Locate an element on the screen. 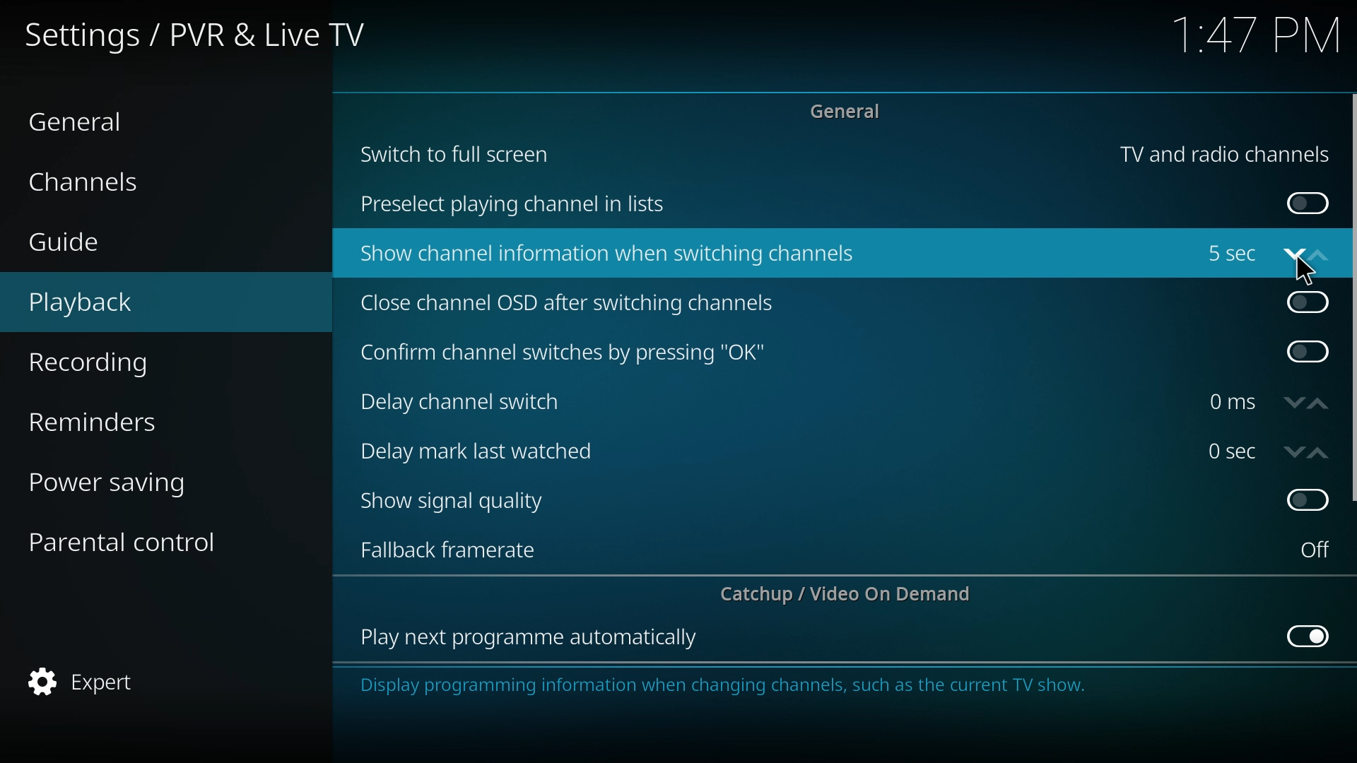 The height and width of the screenshot is (763, 1357). tv and radio channels is located at coordinates (1224, 155).